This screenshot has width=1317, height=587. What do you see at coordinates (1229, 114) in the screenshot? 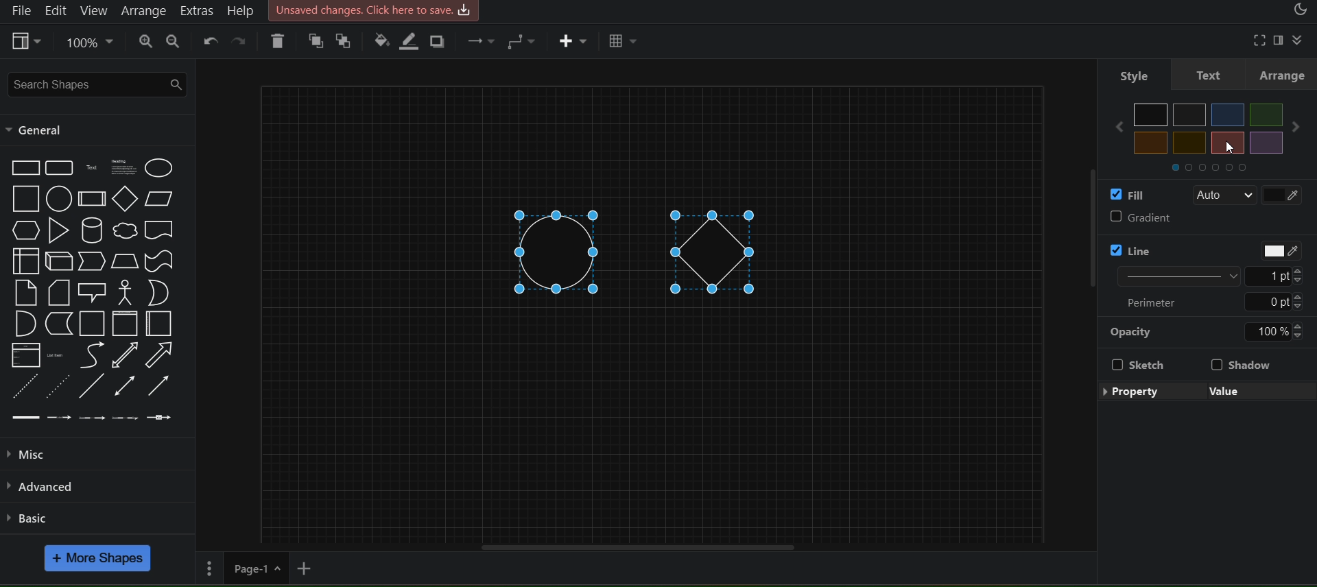
I see `` at bounding box center [1229, 114].